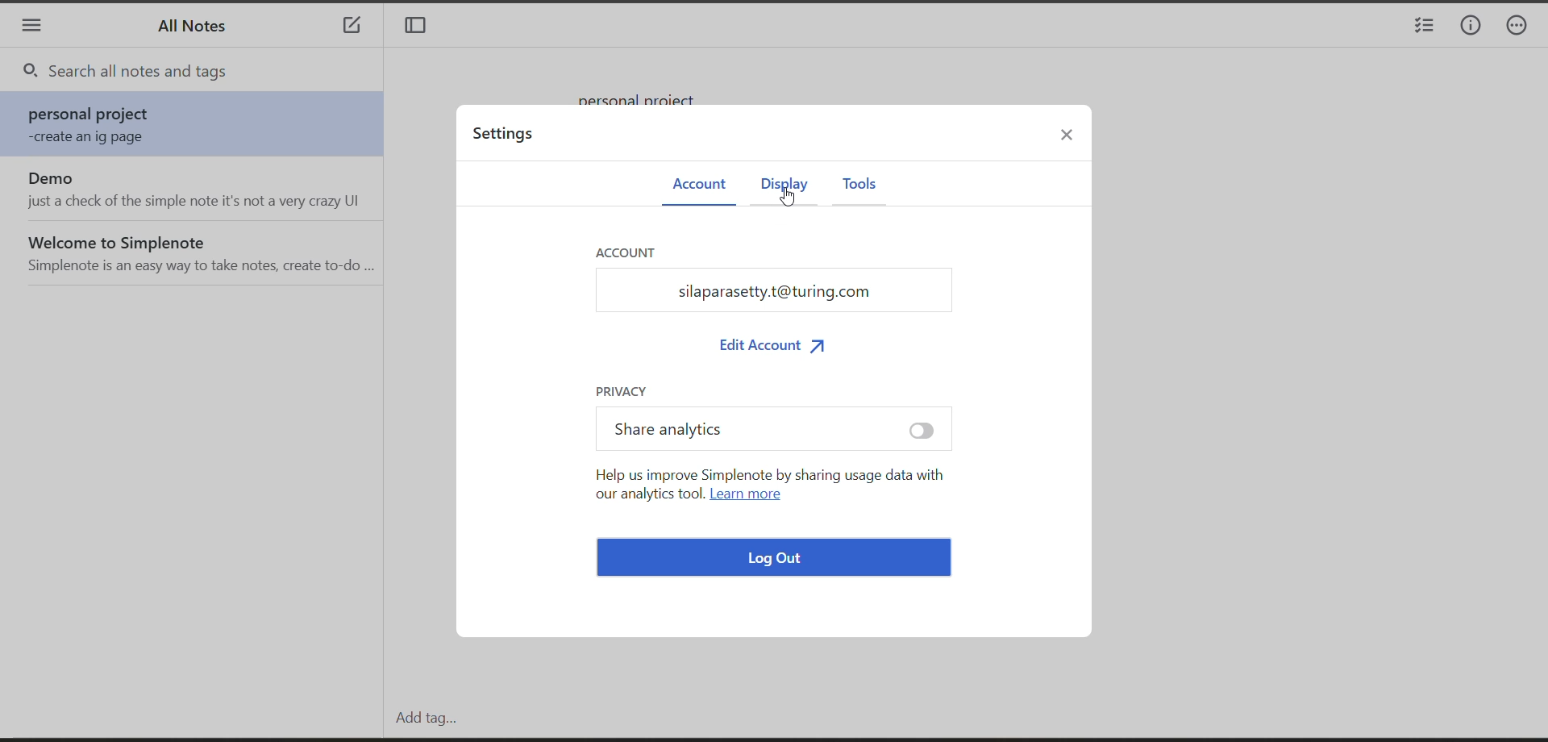  I want to click on settings, so click(507, 137).